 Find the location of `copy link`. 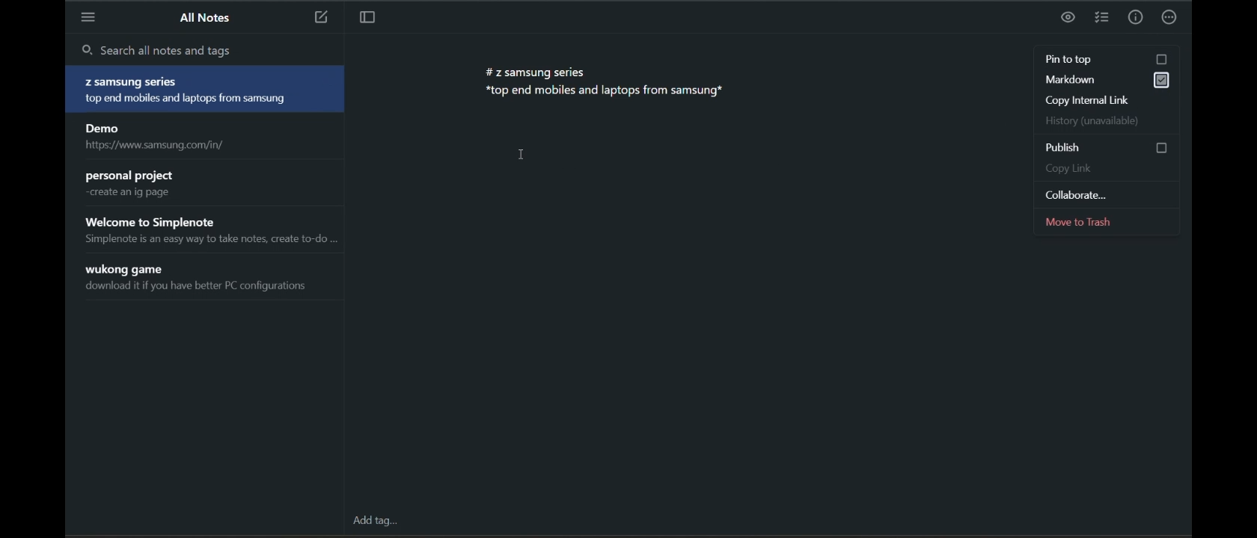

copy link is located at coordinates (1110, 170).